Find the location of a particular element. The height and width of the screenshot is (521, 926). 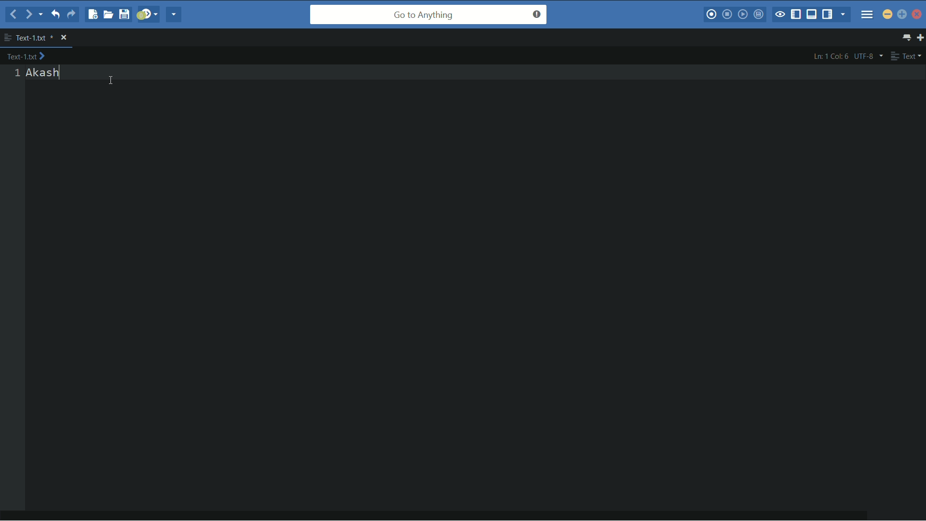

new file is located at coordinates (92, 14).